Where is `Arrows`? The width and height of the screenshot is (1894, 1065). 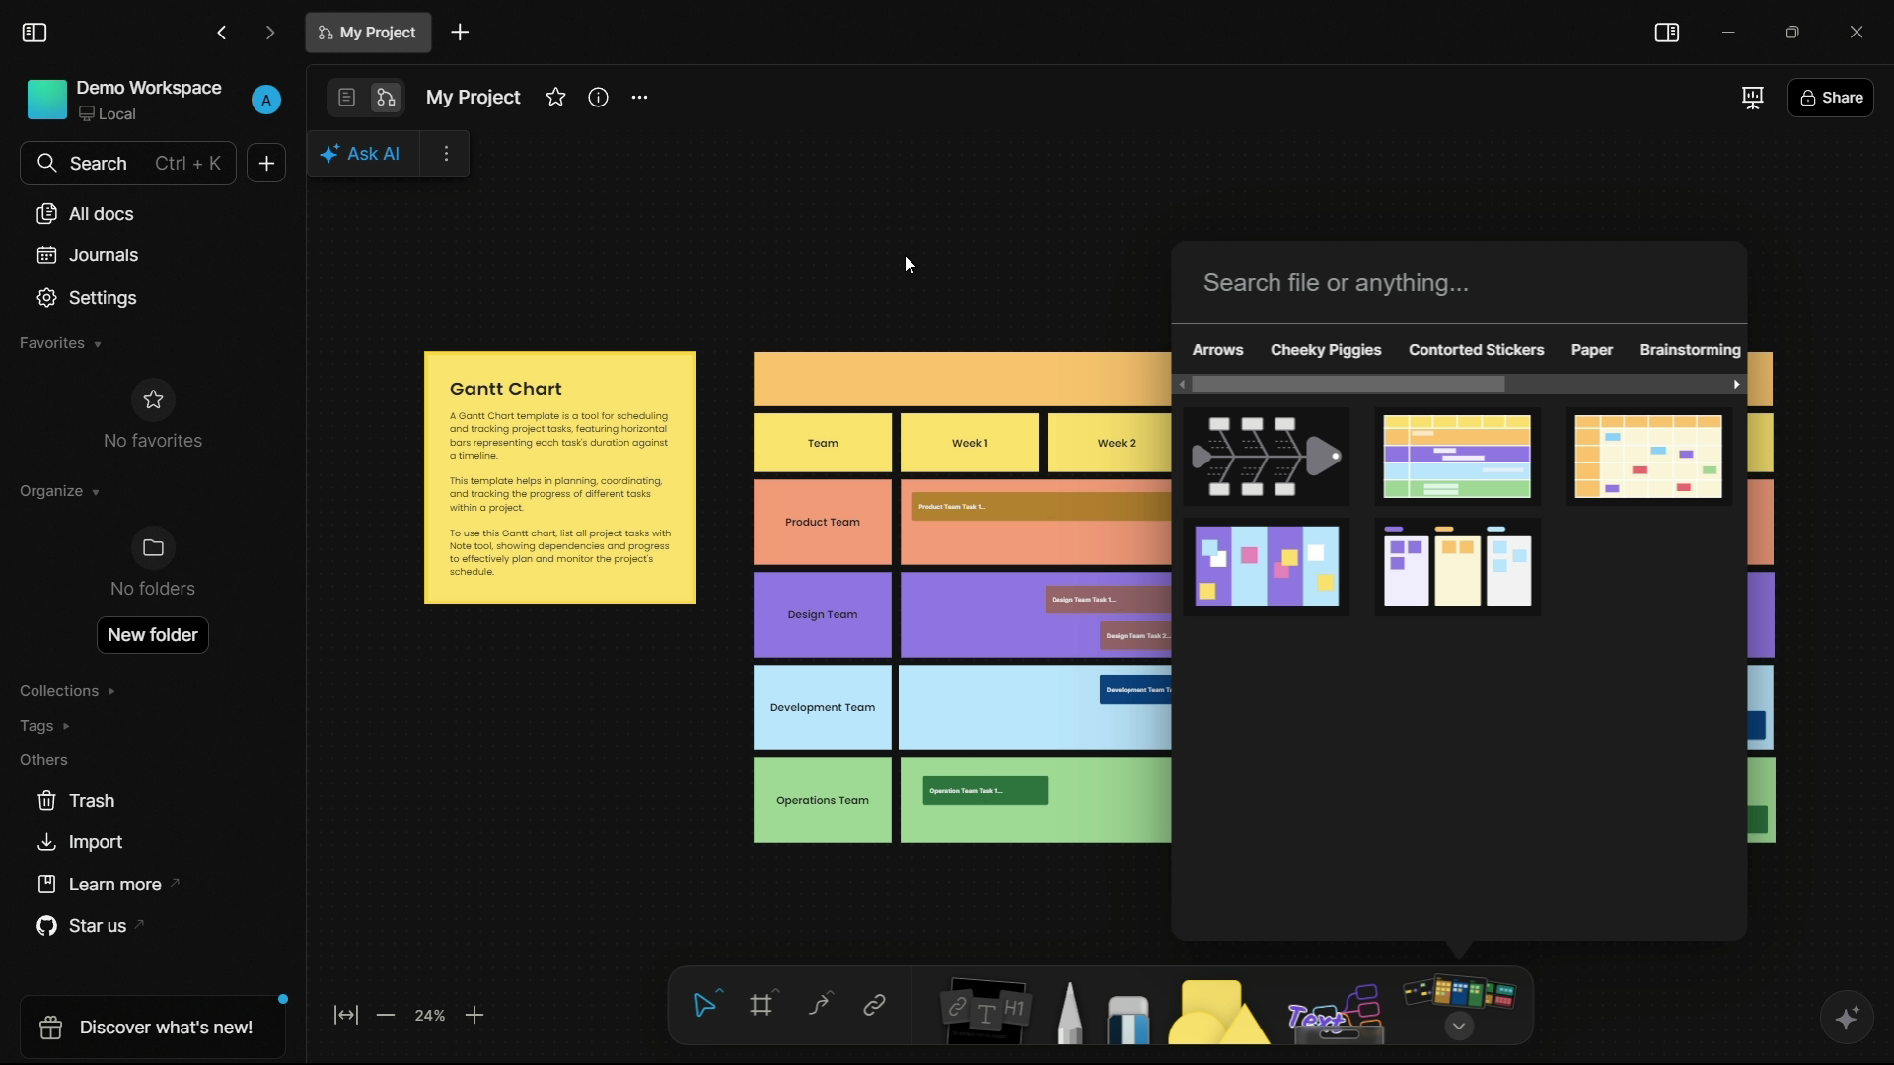
Arrows is located at coordinates (1218, 351).